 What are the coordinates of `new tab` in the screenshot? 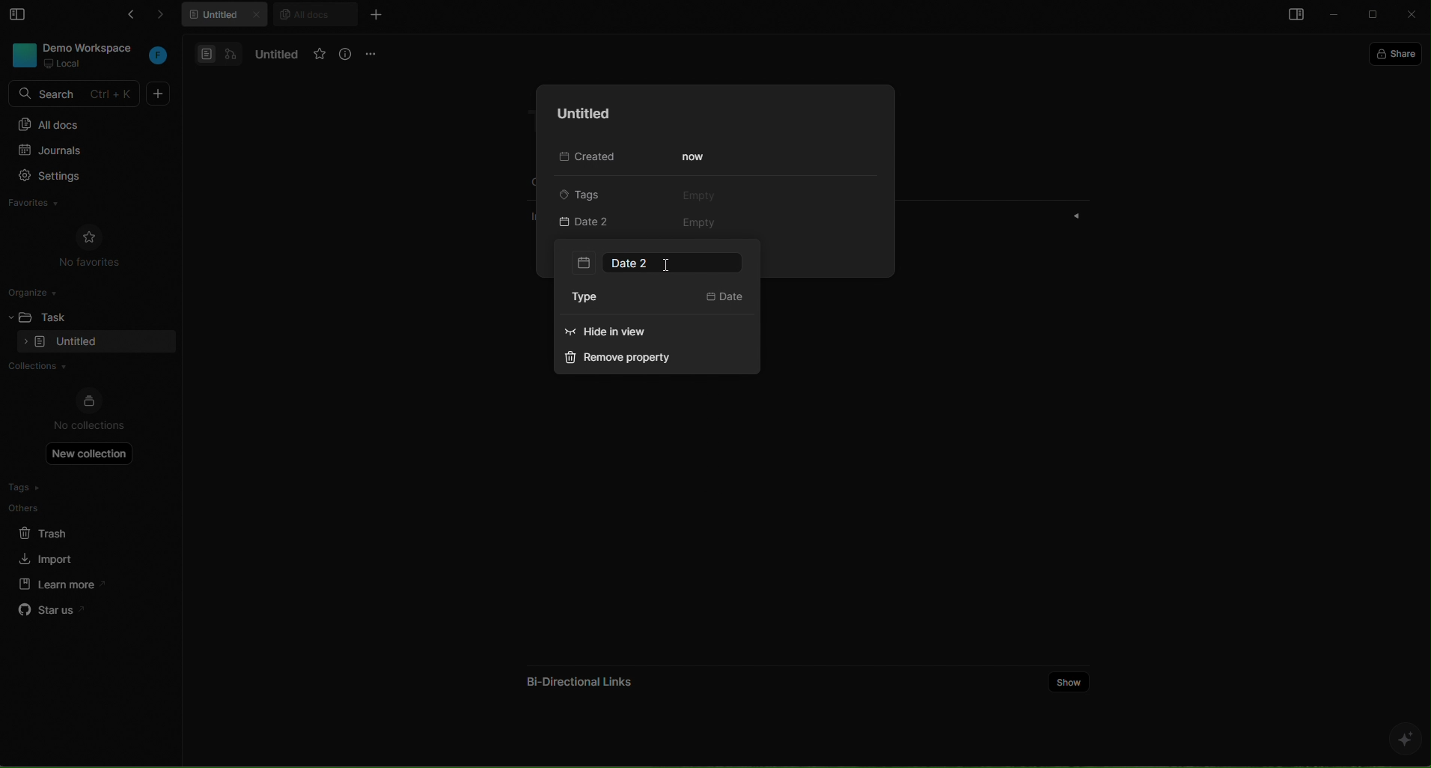 It's located at (375, 14).